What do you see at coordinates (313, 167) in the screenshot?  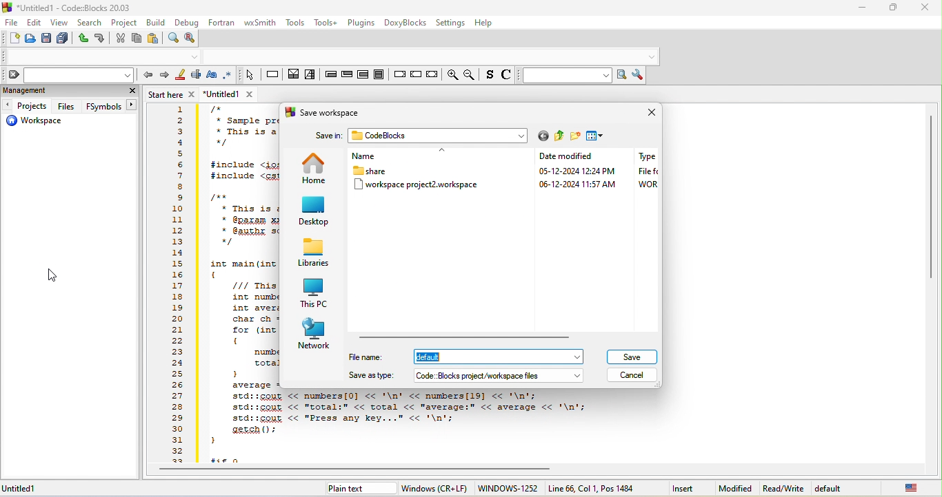 I see `home` at bounding box center [313, 167].